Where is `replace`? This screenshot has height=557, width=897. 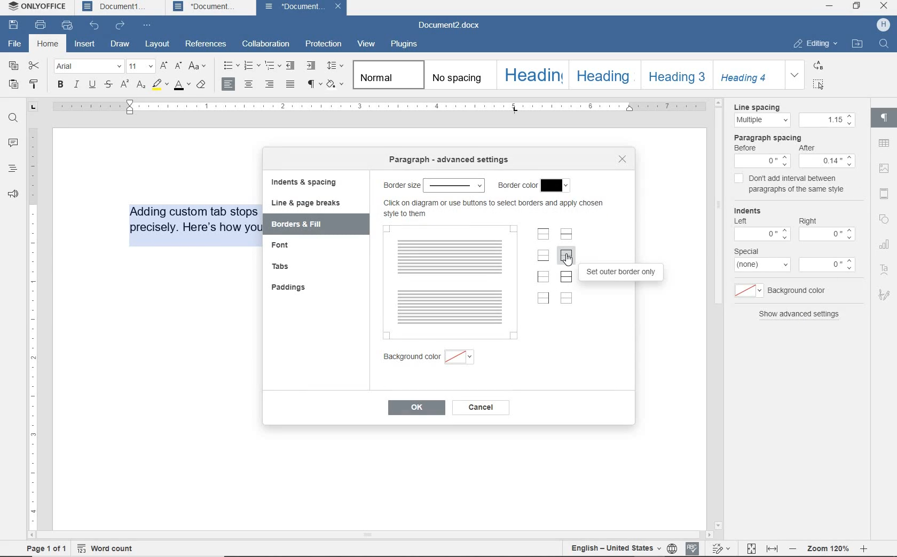
replace is located at coordinates (819, 66).